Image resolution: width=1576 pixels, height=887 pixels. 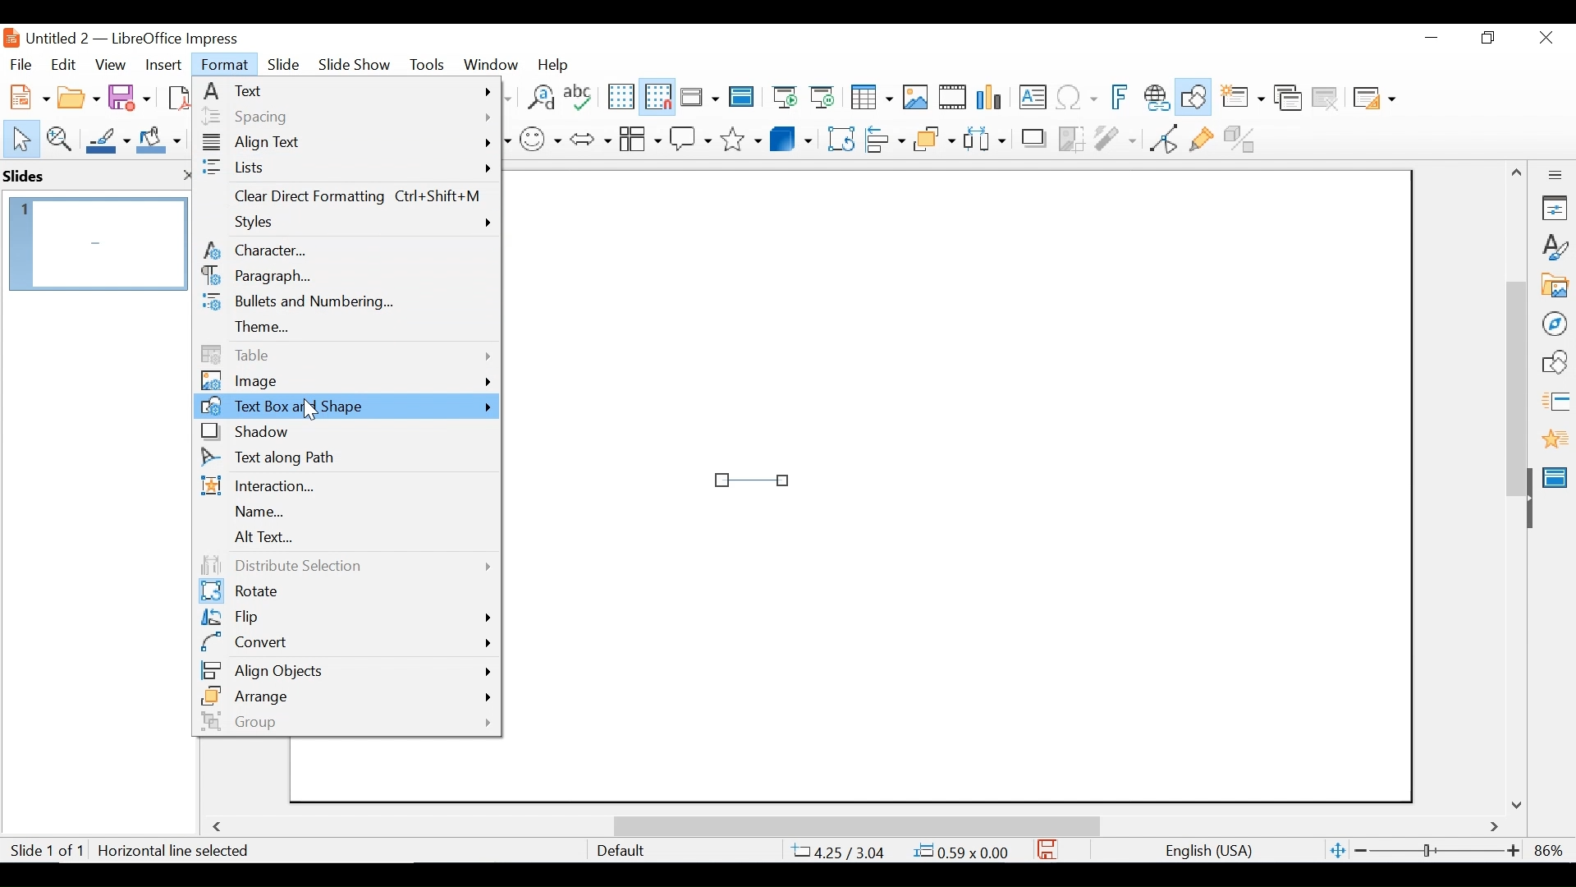 What do you see at coordinates (1555, 439) in the screenshot?
I see `Animation` at bounding box center [1555, 439].